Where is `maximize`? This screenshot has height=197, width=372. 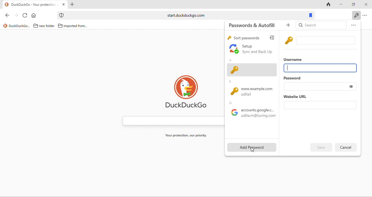 maximize is located at coordinates (352, 4).